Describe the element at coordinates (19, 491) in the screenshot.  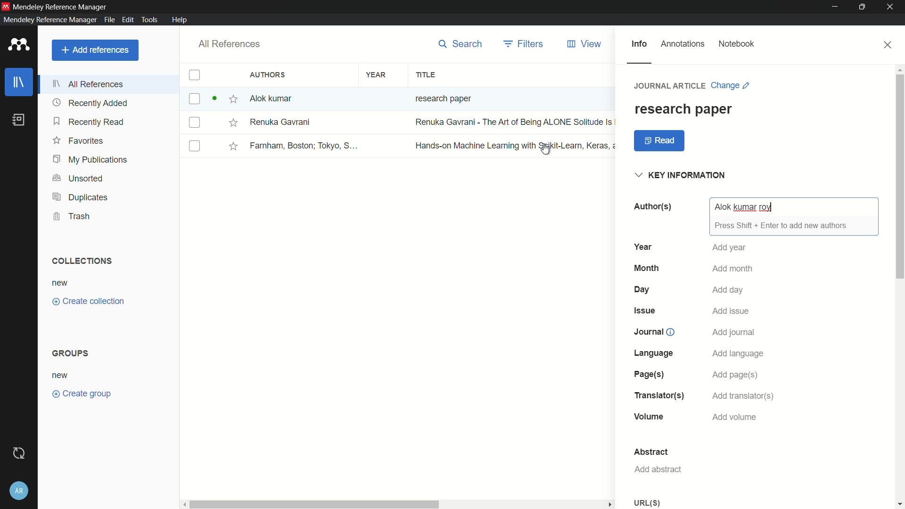
I see `account and settings` at that location.